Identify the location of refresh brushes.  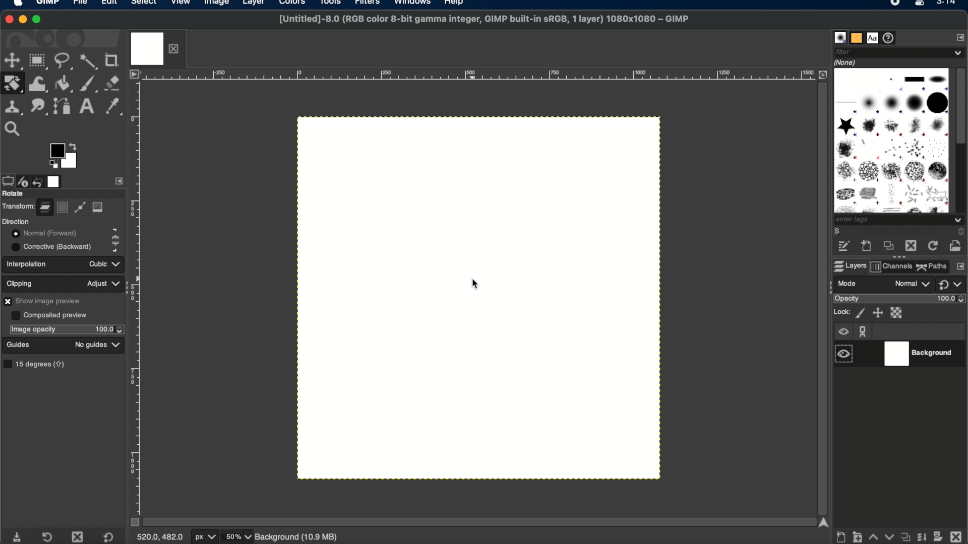
(931, 246).